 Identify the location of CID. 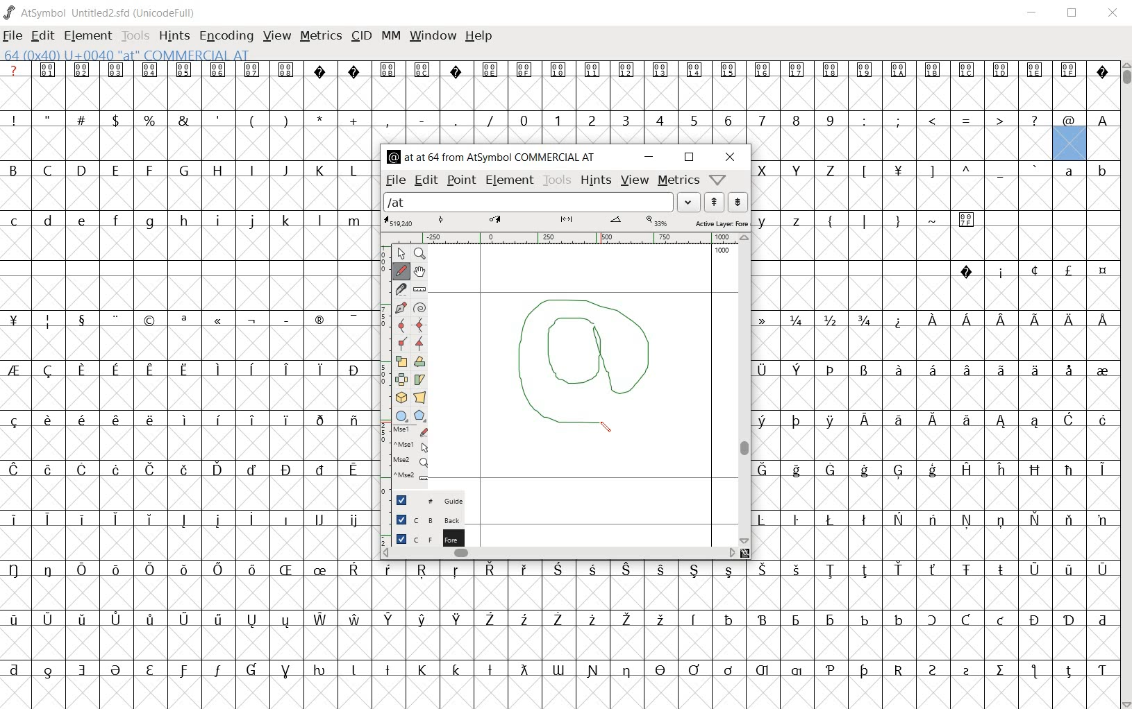
(359, 35).